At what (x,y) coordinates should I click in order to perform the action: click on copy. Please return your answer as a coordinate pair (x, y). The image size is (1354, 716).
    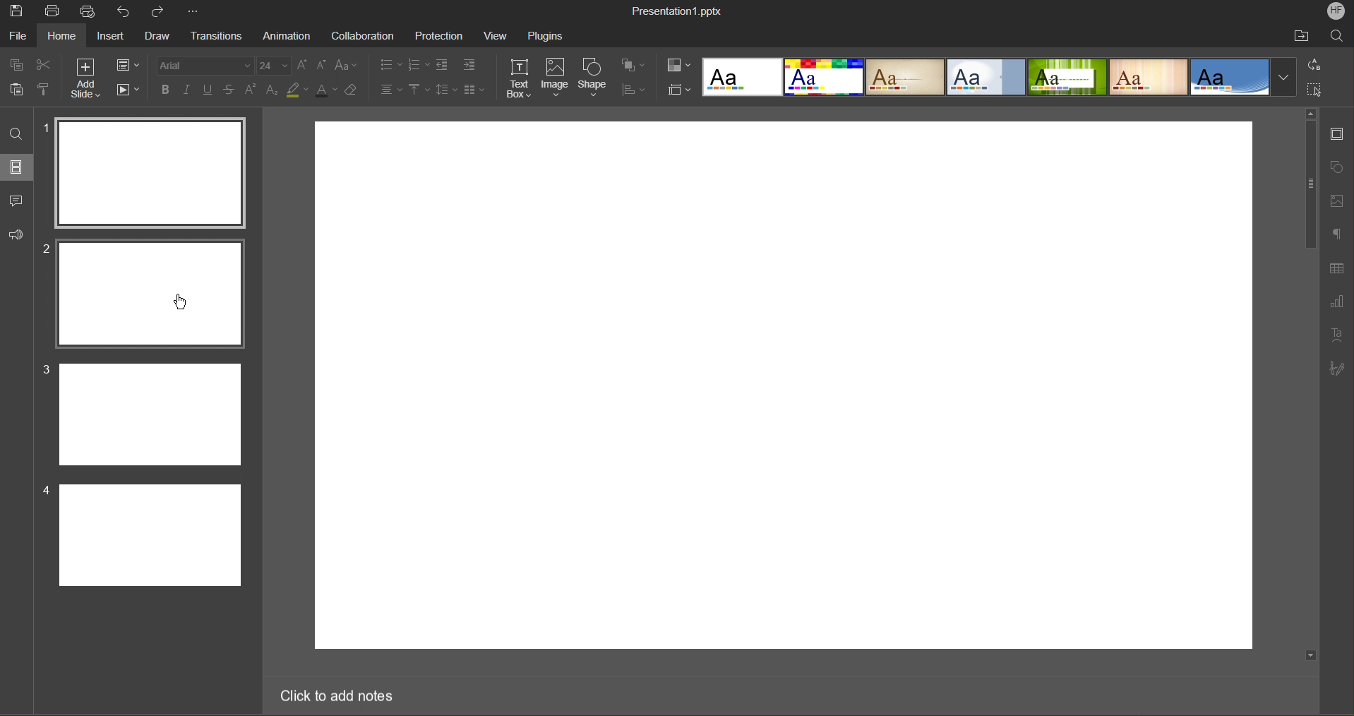
    Looking at the image, I should click on (17, 66).